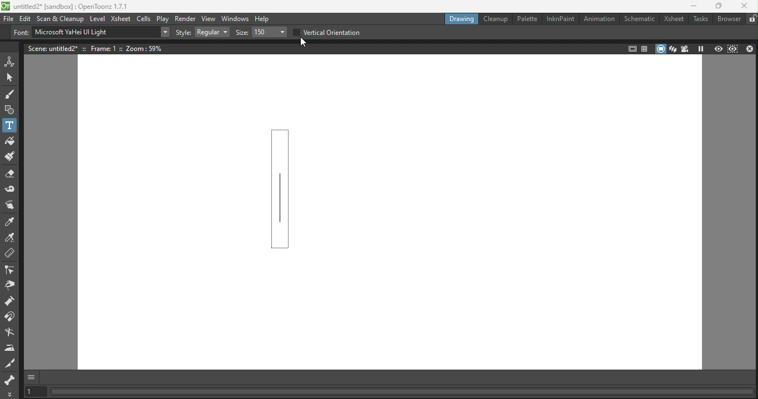  What do you see at coordinates (631, 48) in the screenshot?
I see `Safe area` at bounding box center [631, 48].